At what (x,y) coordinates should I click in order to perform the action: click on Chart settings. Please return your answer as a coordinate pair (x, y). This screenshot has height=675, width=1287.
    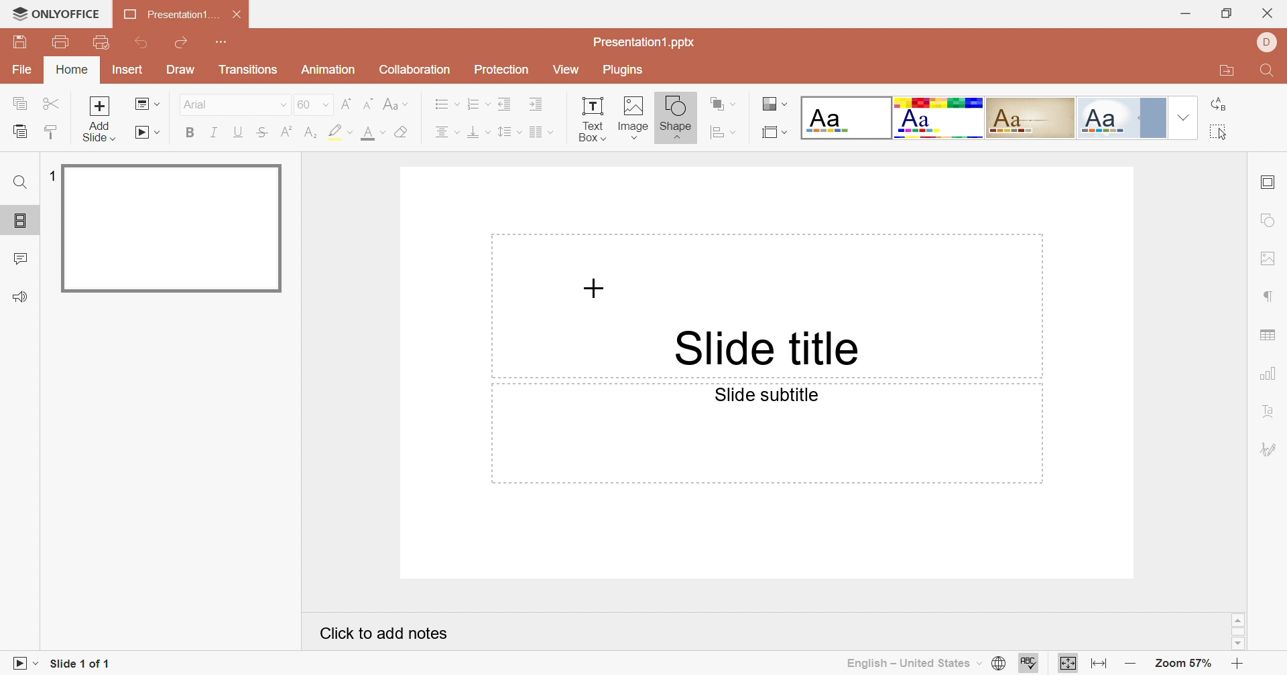
    Looking at the image, I should click on (1270, 374).